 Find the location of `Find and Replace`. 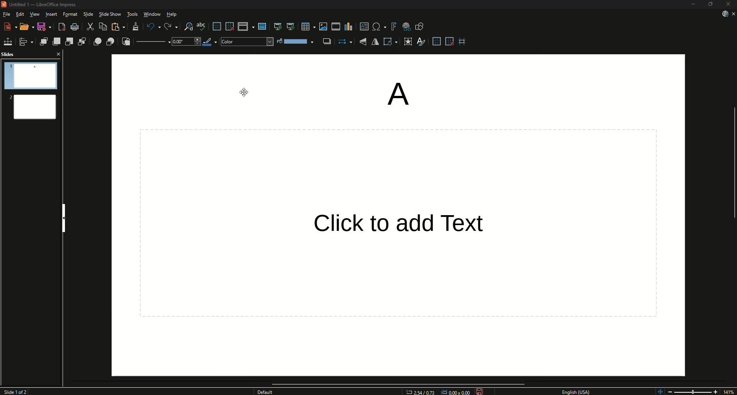

Find and Replace is located at coordinates (185, 25).